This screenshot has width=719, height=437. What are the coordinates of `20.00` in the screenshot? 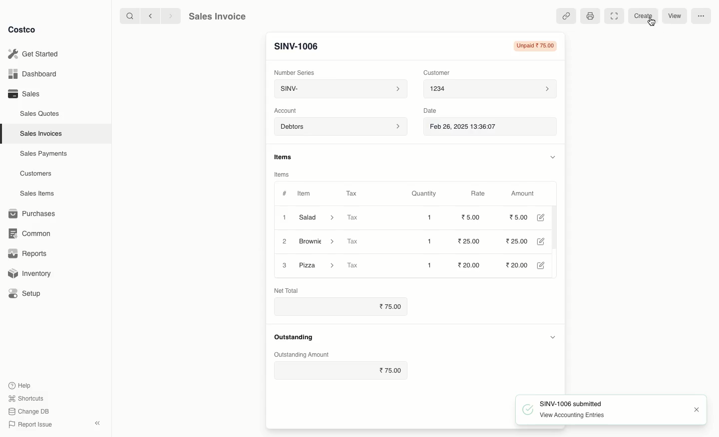 It's located at (516, 266).